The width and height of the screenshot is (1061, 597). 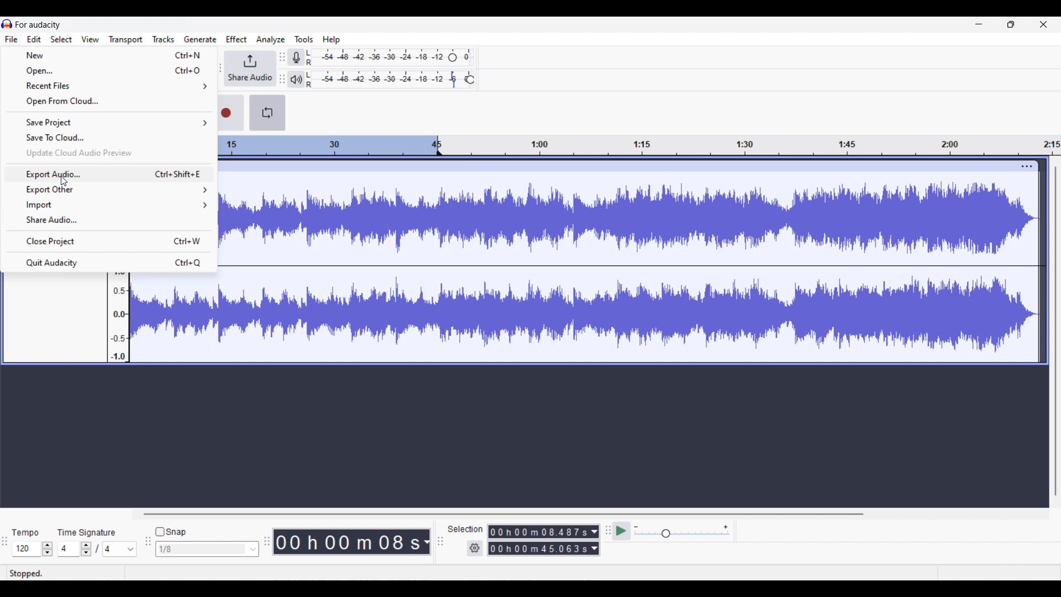 I want to click on Scale to measure intensty if sound, so click(x=119, y=318).